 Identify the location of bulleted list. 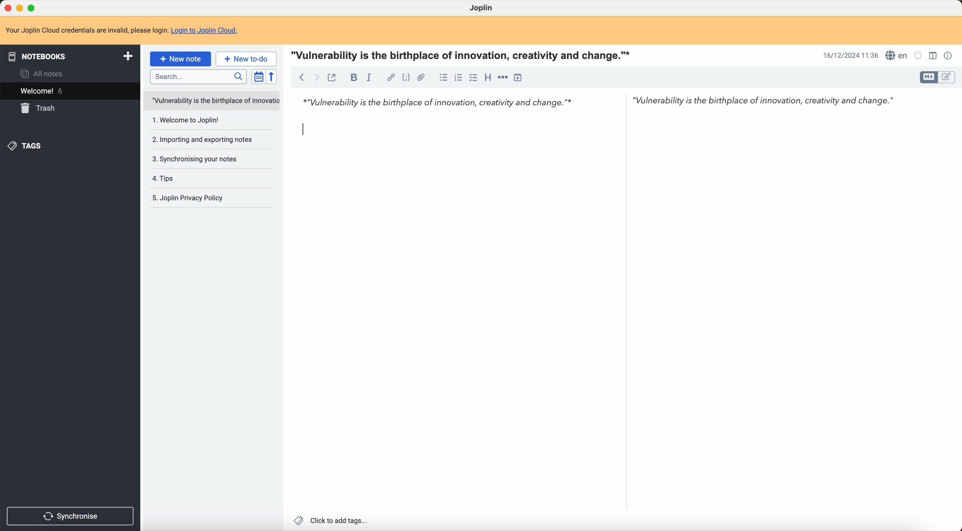
(443, 77).